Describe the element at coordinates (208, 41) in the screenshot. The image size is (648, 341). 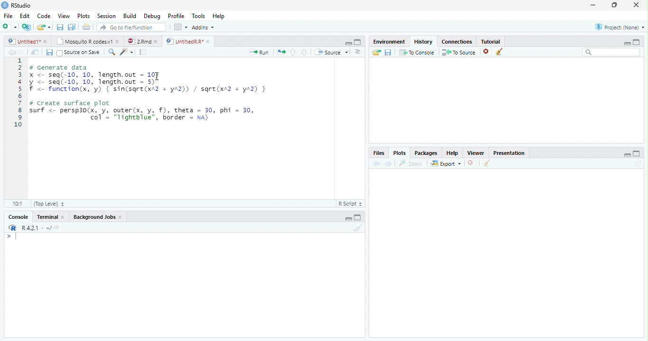
I see `close` at that location.